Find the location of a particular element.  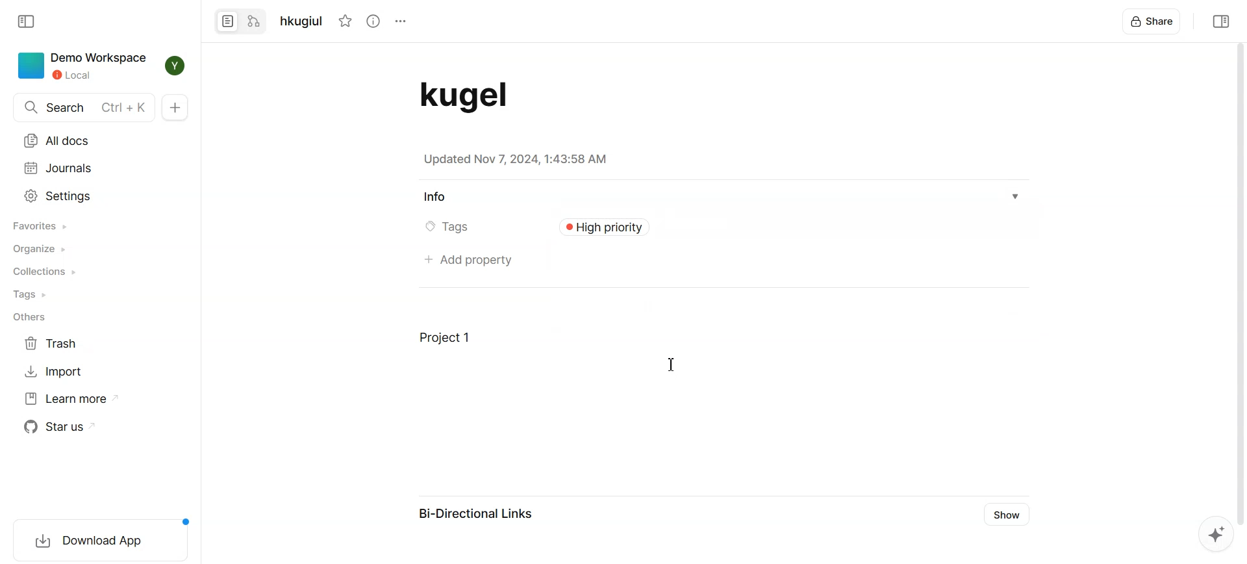

Tags is located at coordinates (32, 295).